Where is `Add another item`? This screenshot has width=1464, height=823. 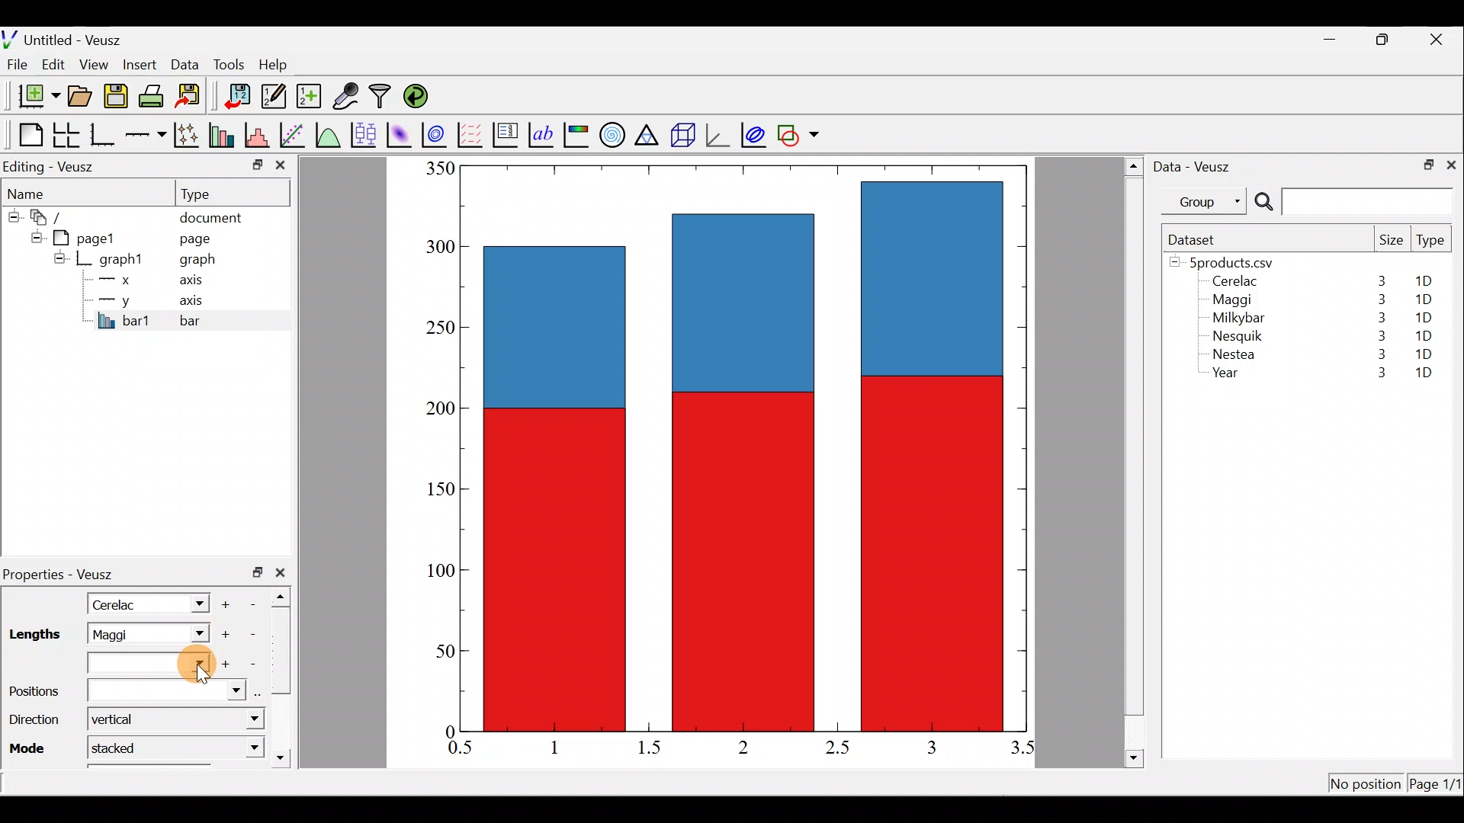
Add another item is located at coordinates (223, 635).